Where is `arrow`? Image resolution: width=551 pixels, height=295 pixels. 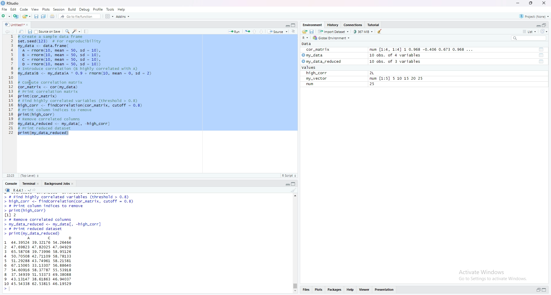
arrow is located at coordinates (5, 288).